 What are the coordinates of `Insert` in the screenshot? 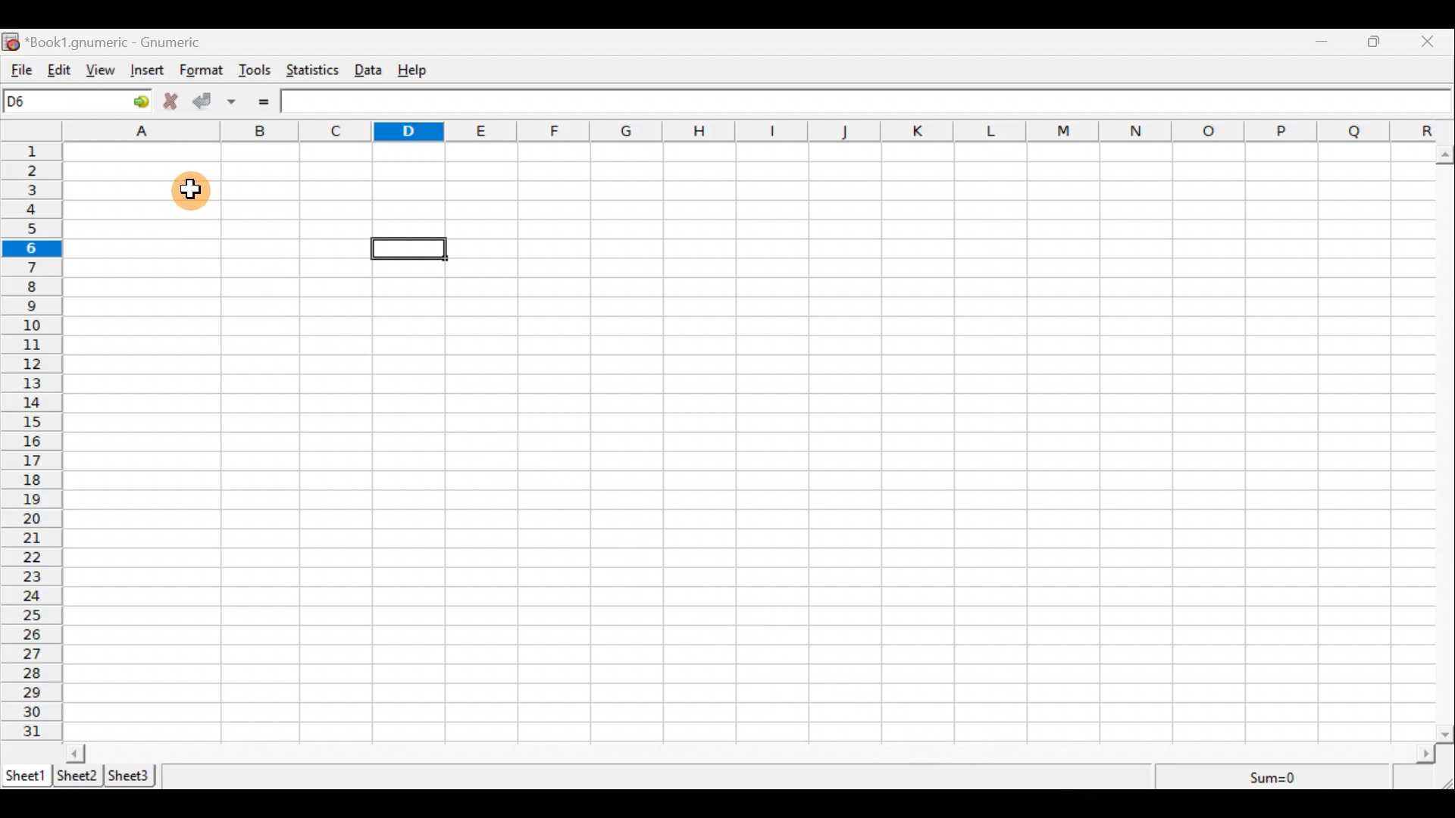 It's located at (149, 72).